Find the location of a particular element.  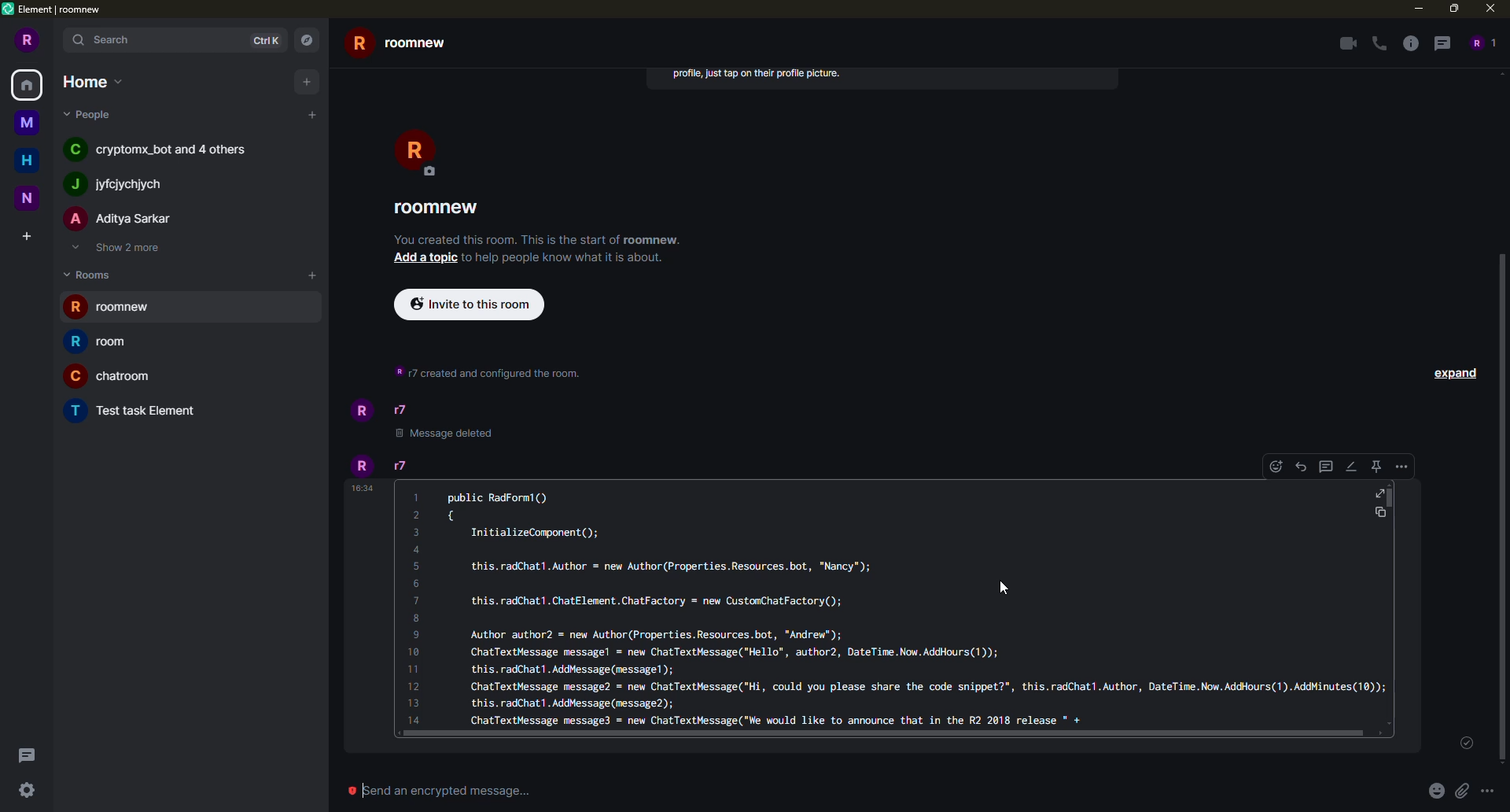

profile is located at coordinates (363, 409).